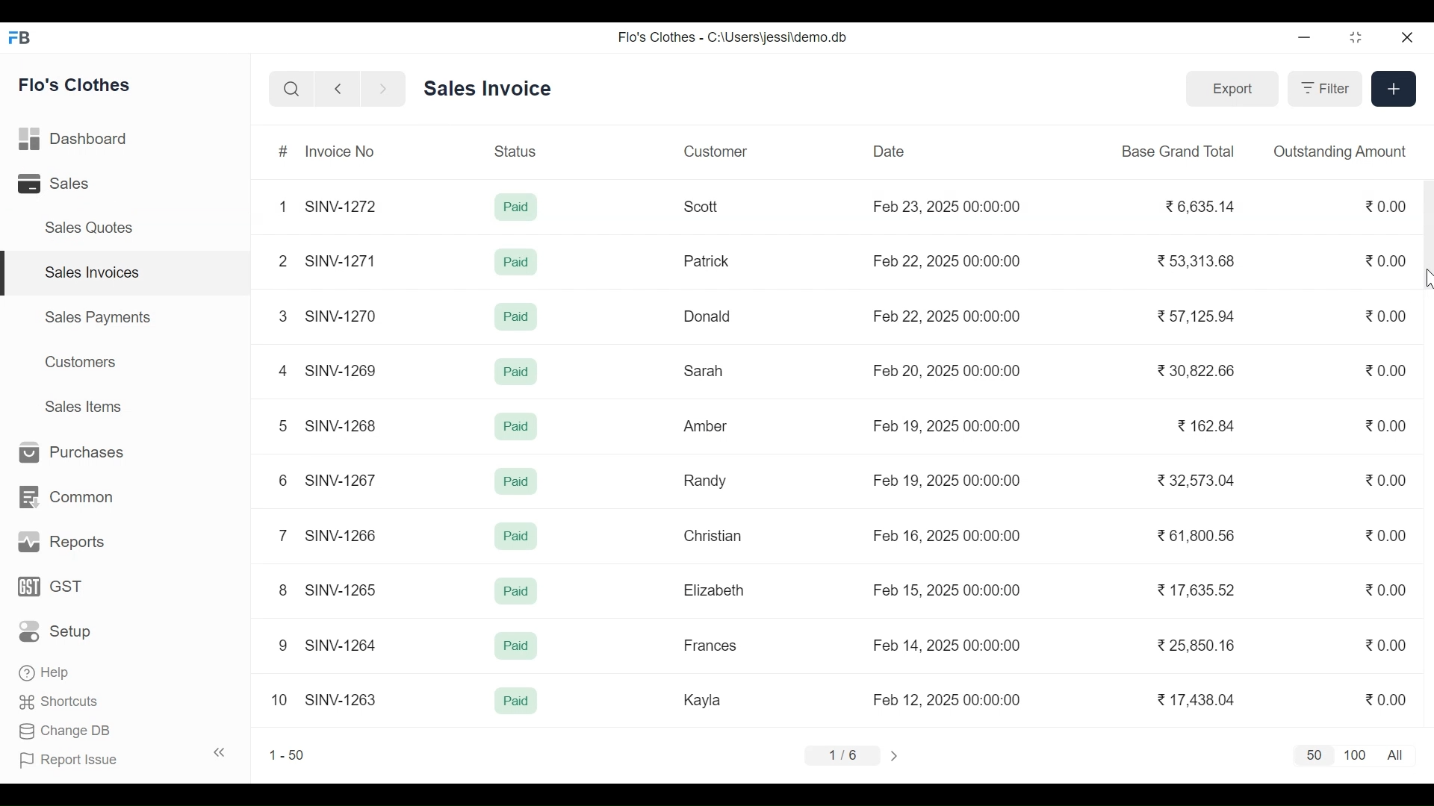 The image size is (1434, 806). I want to click on 2, so click(281, 260).